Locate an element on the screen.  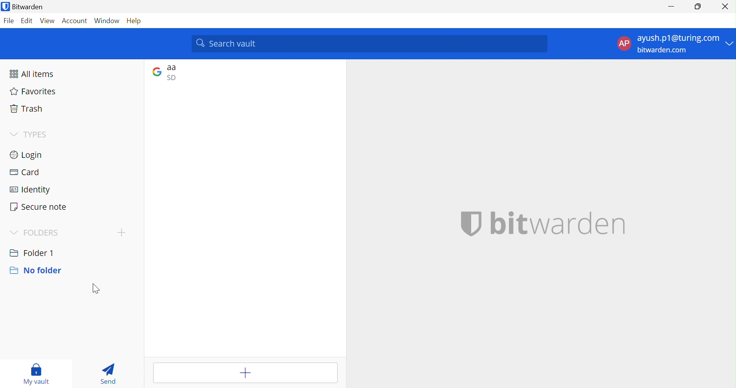
No folder is located at coordinates (36, 272).